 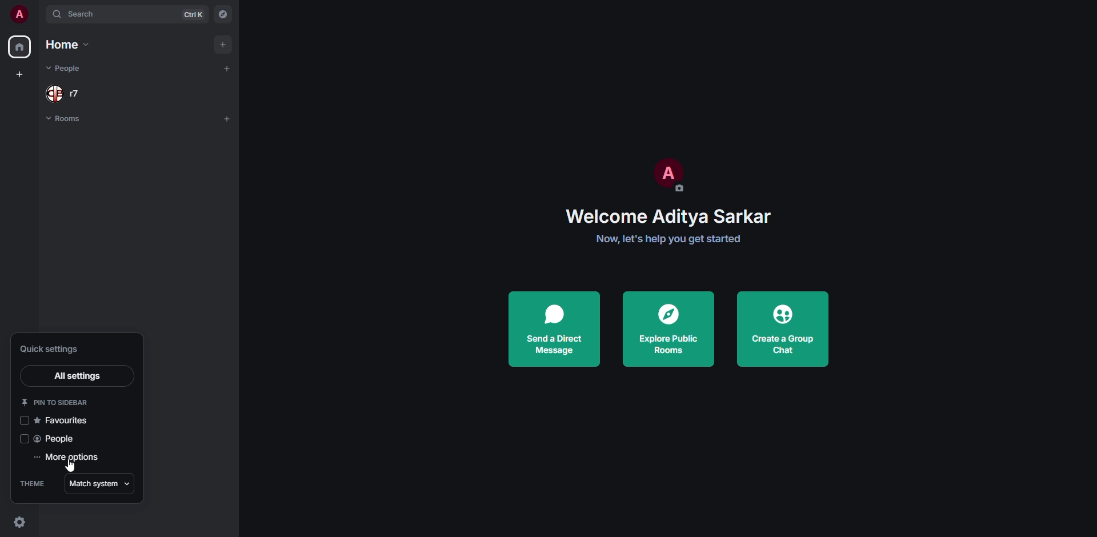 What do you see at coordinates (223, 45) in the screenshot?
I see `add` at bounding box center [223, 45].